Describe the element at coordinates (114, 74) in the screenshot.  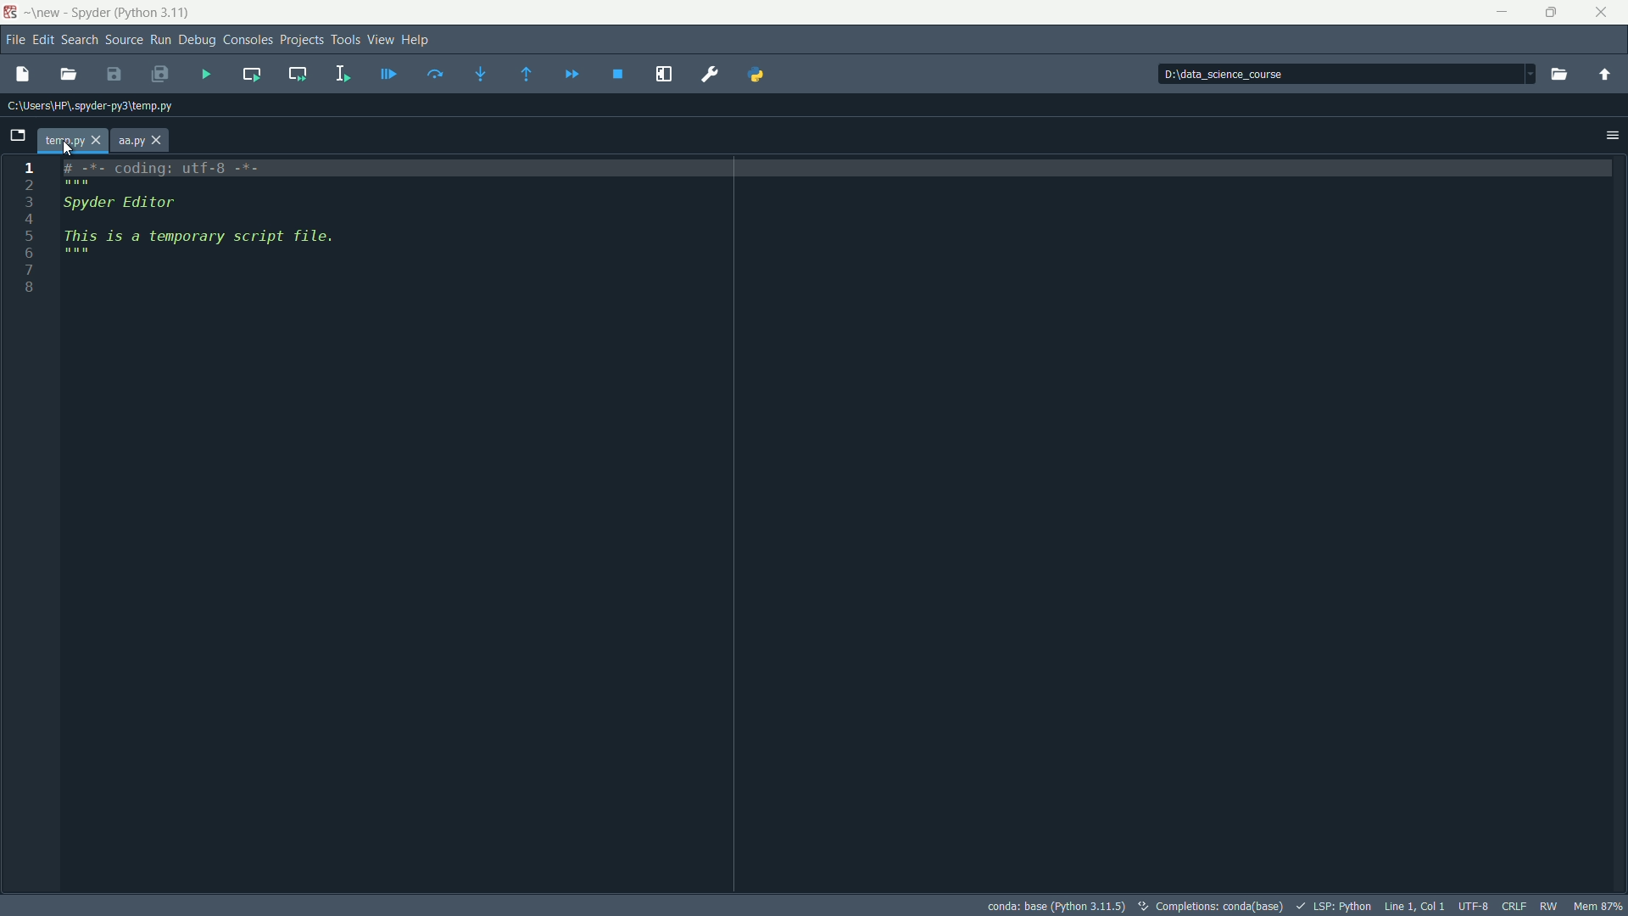
I see `save file` at that location.